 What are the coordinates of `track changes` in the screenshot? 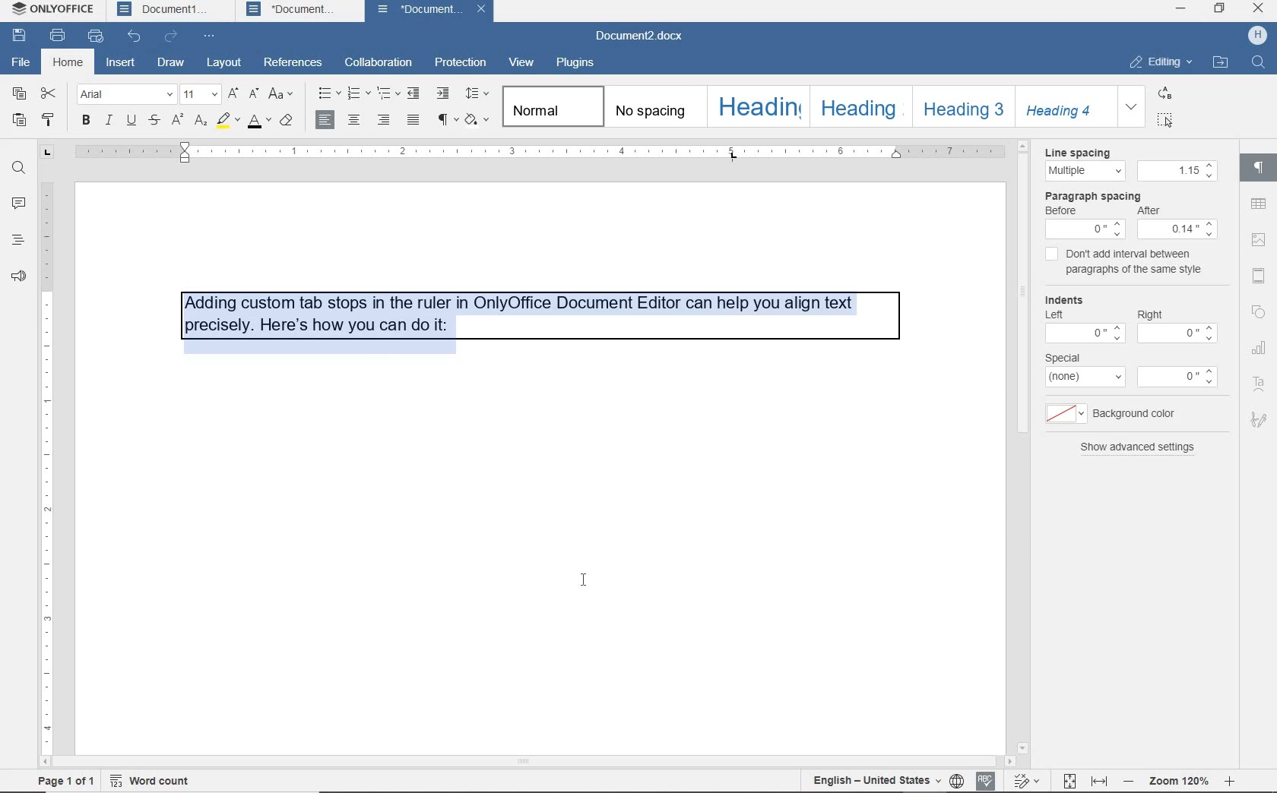 It's located at (1029, 781).